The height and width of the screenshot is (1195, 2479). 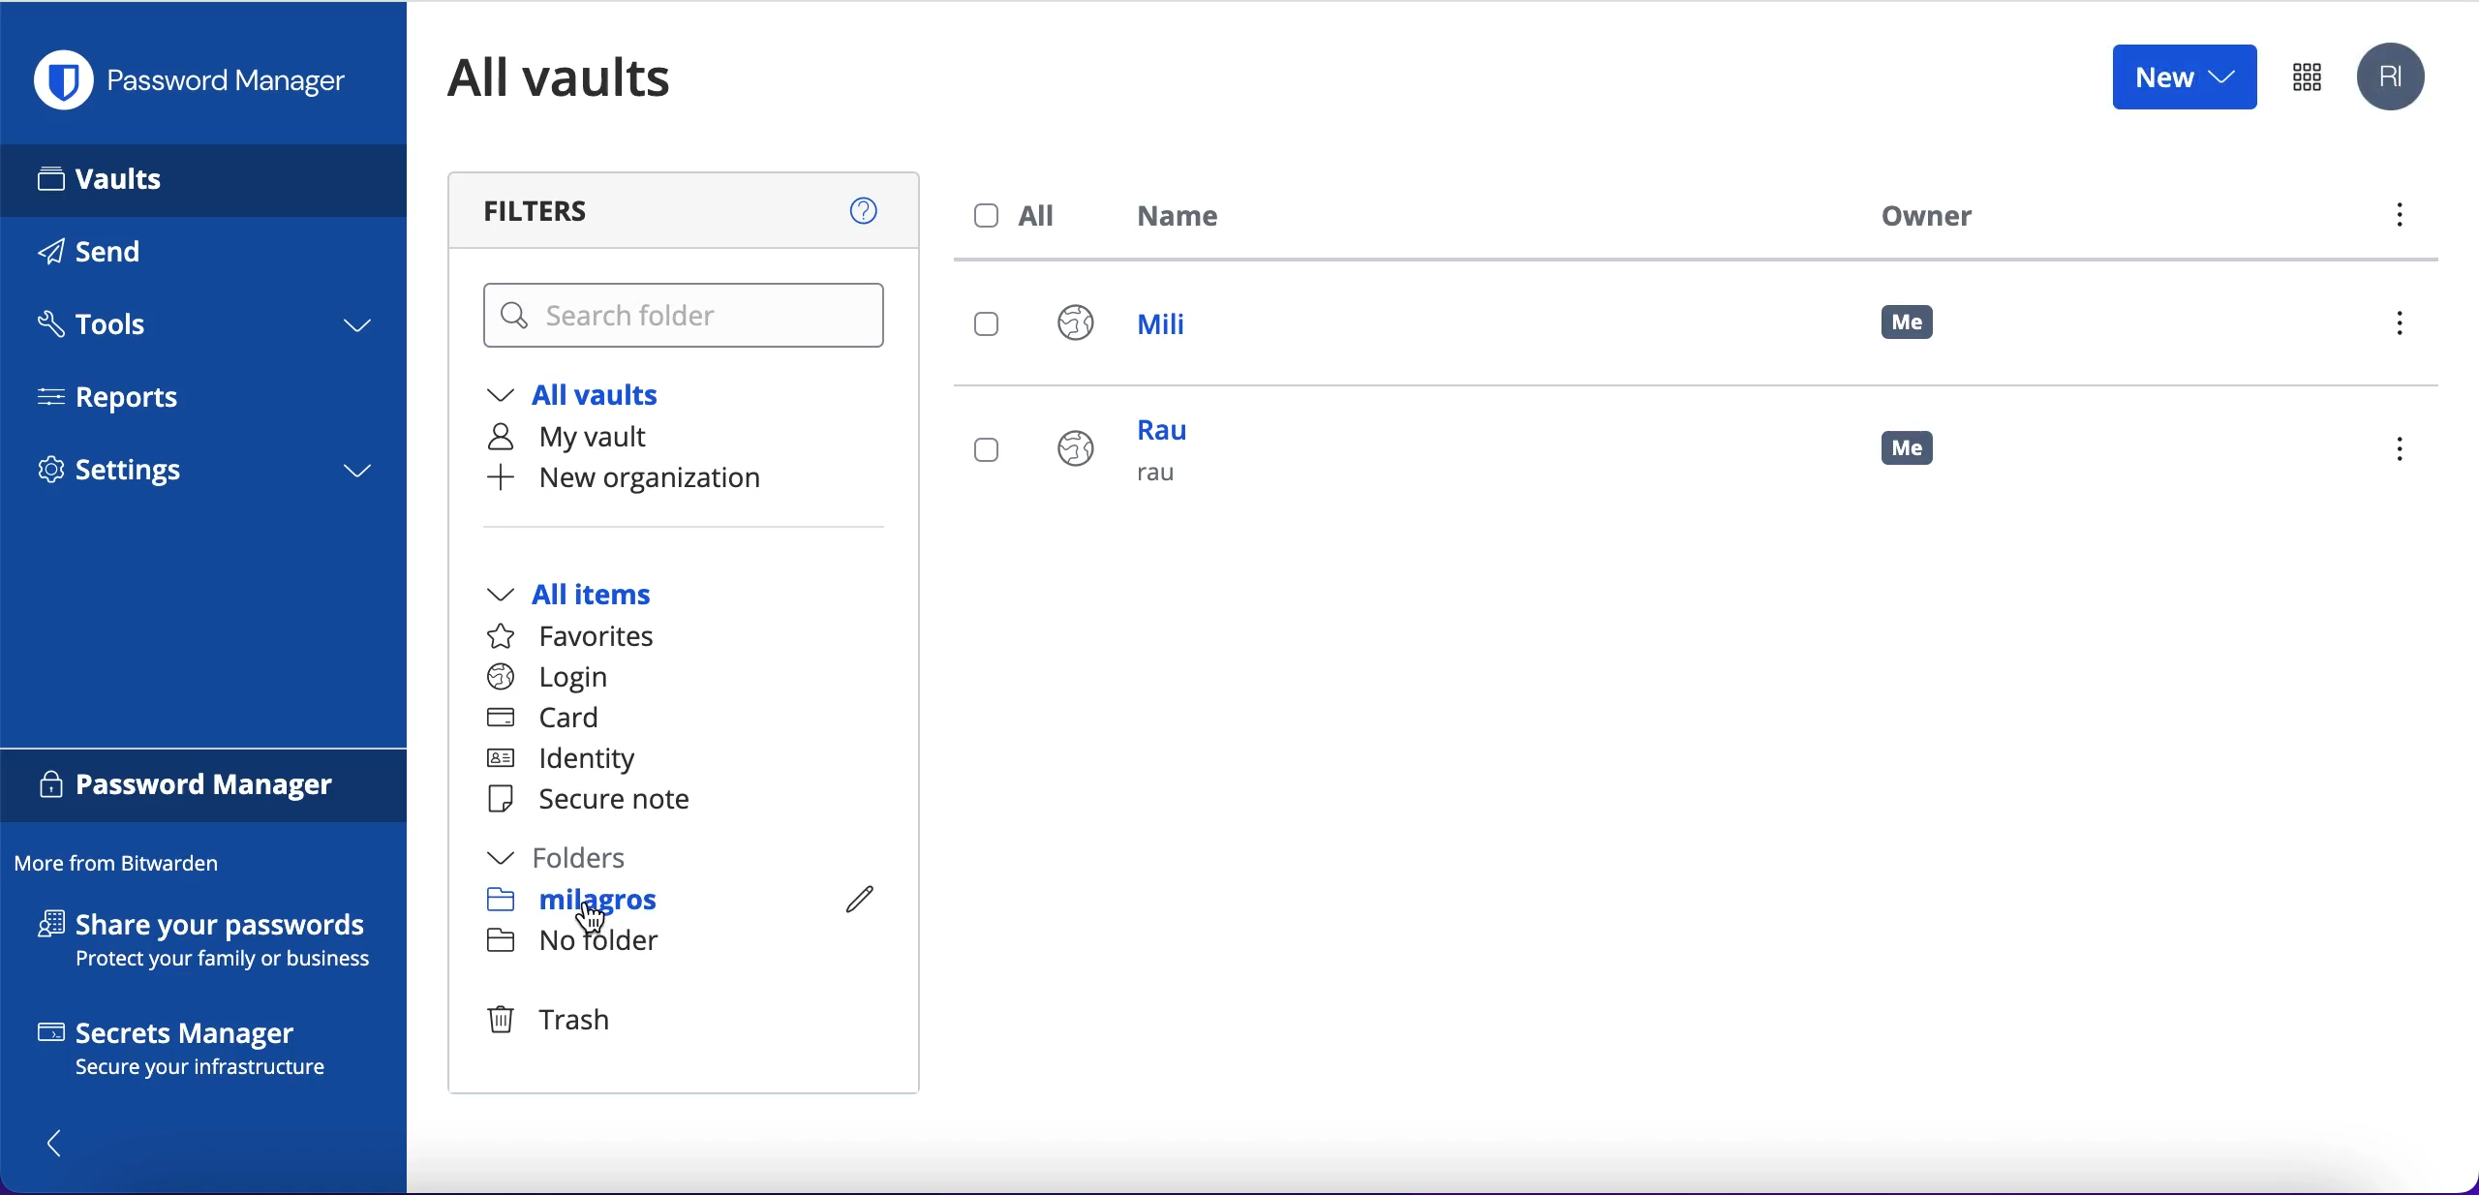 I want to click on account, so click(x=2396, y=78).